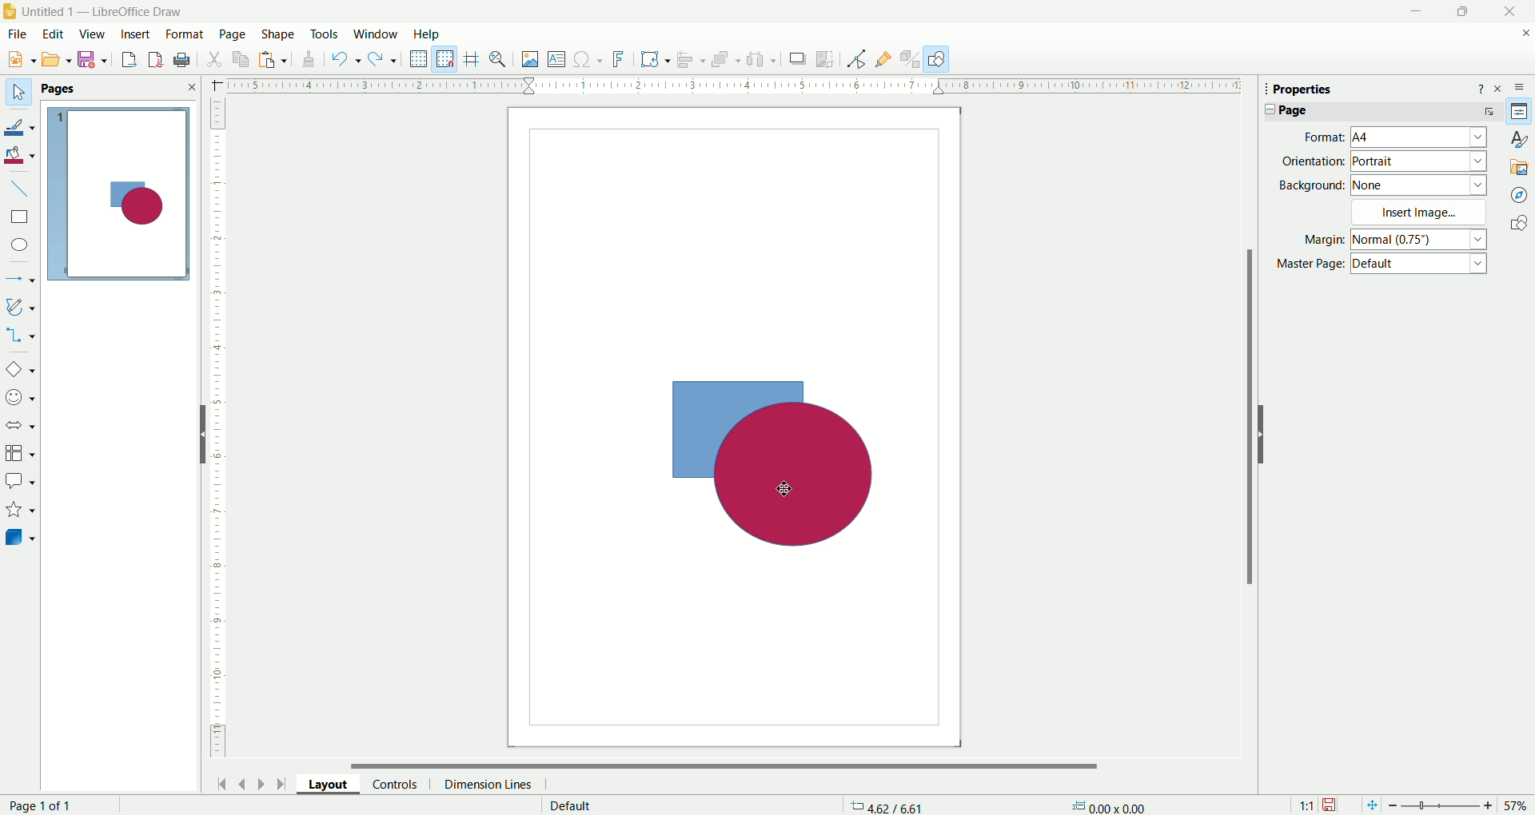 The image size is (1535, 815). I want to click on clone formatting, so click(309, 62).